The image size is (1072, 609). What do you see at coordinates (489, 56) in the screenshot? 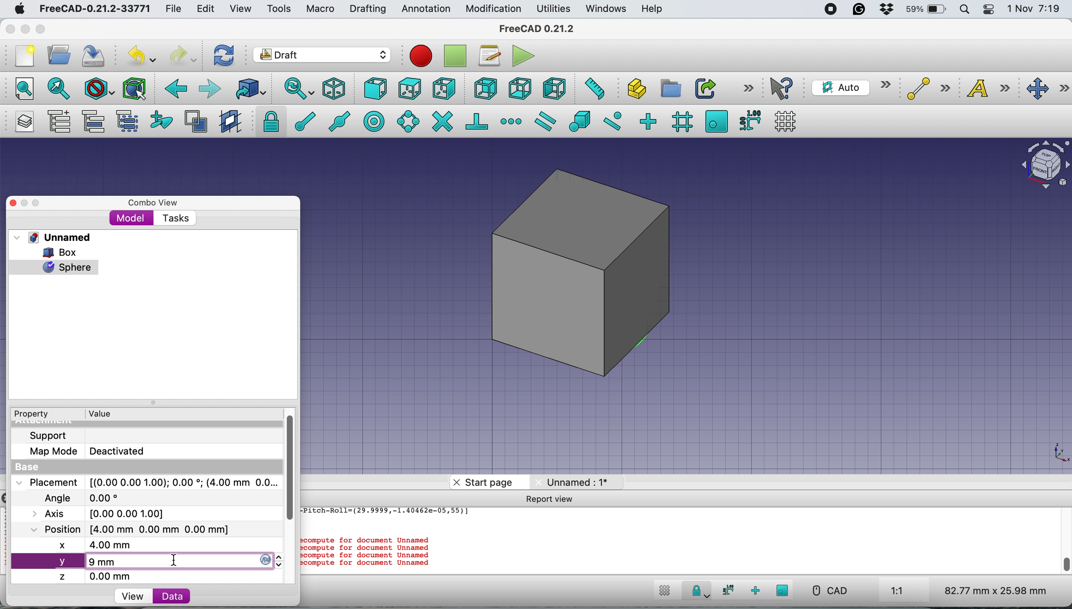
I see `macros` at bounding box center [489, 56].